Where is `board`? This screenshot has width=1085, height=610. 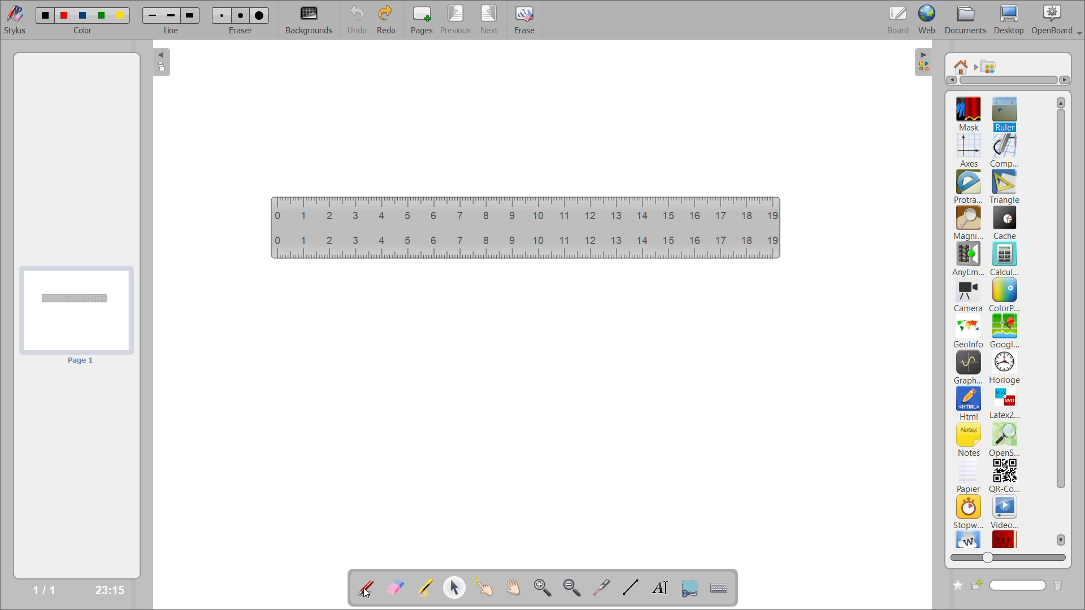 board is located at coordinates (900, 19).